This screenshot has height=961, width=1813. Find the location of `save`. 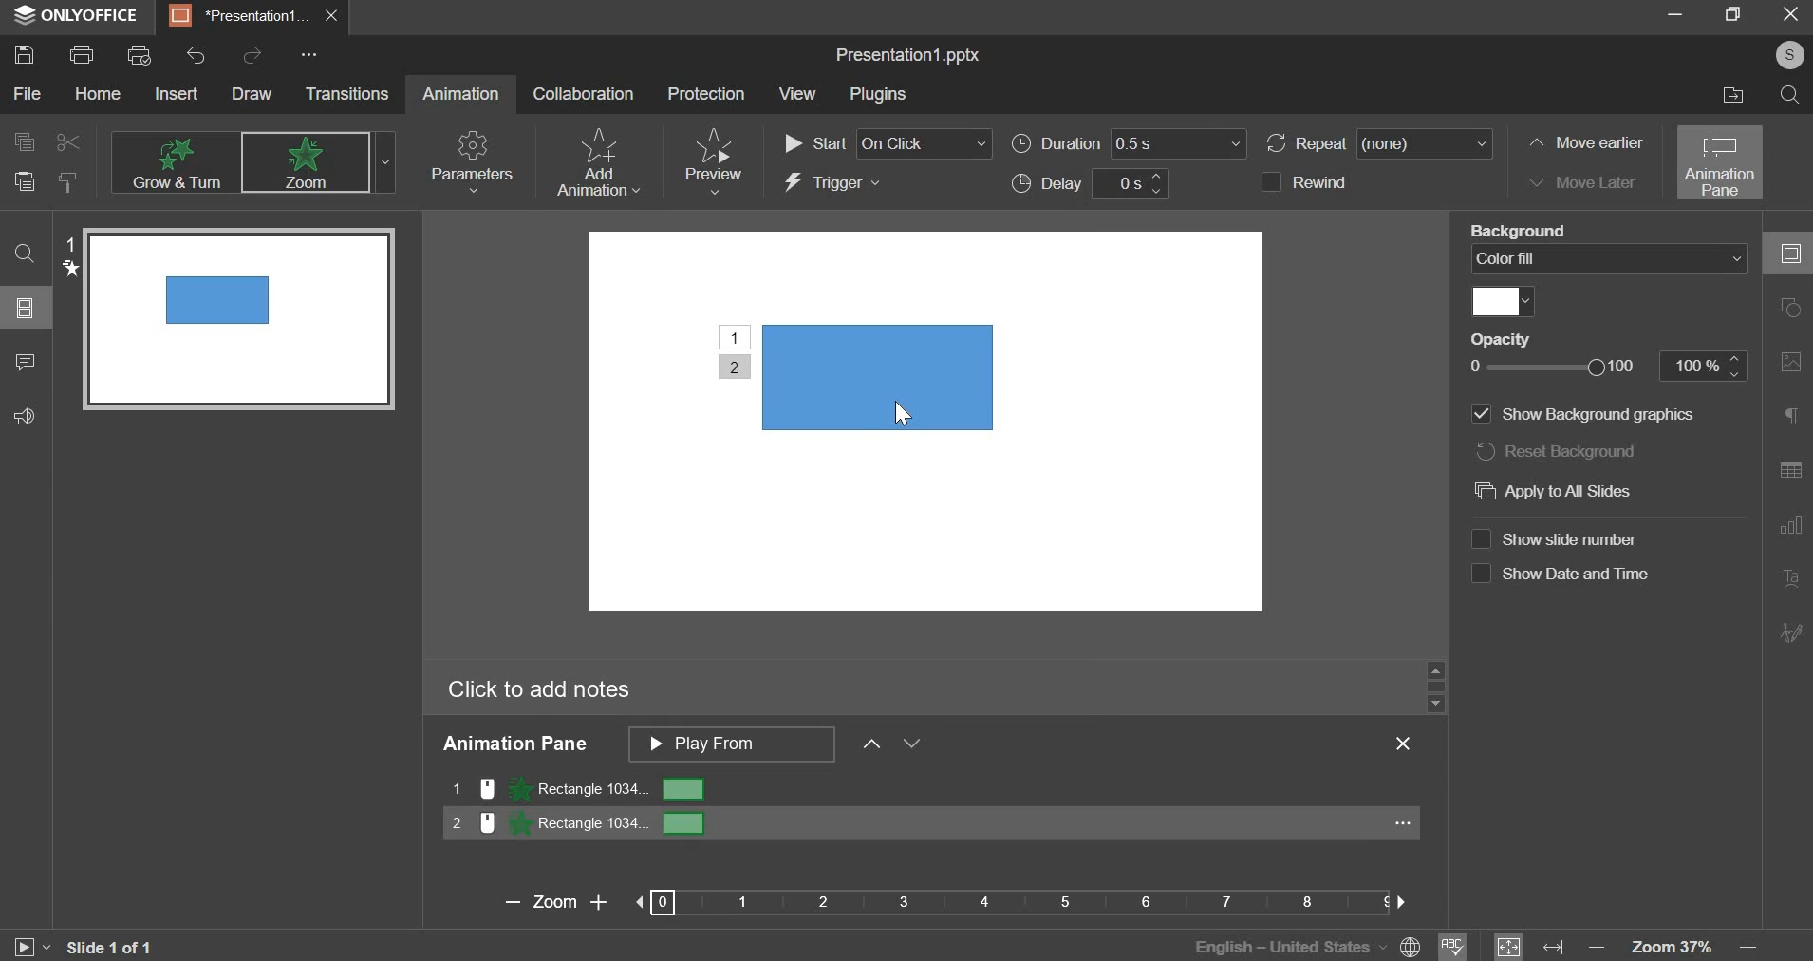

save is located at coordinates (27, 54).